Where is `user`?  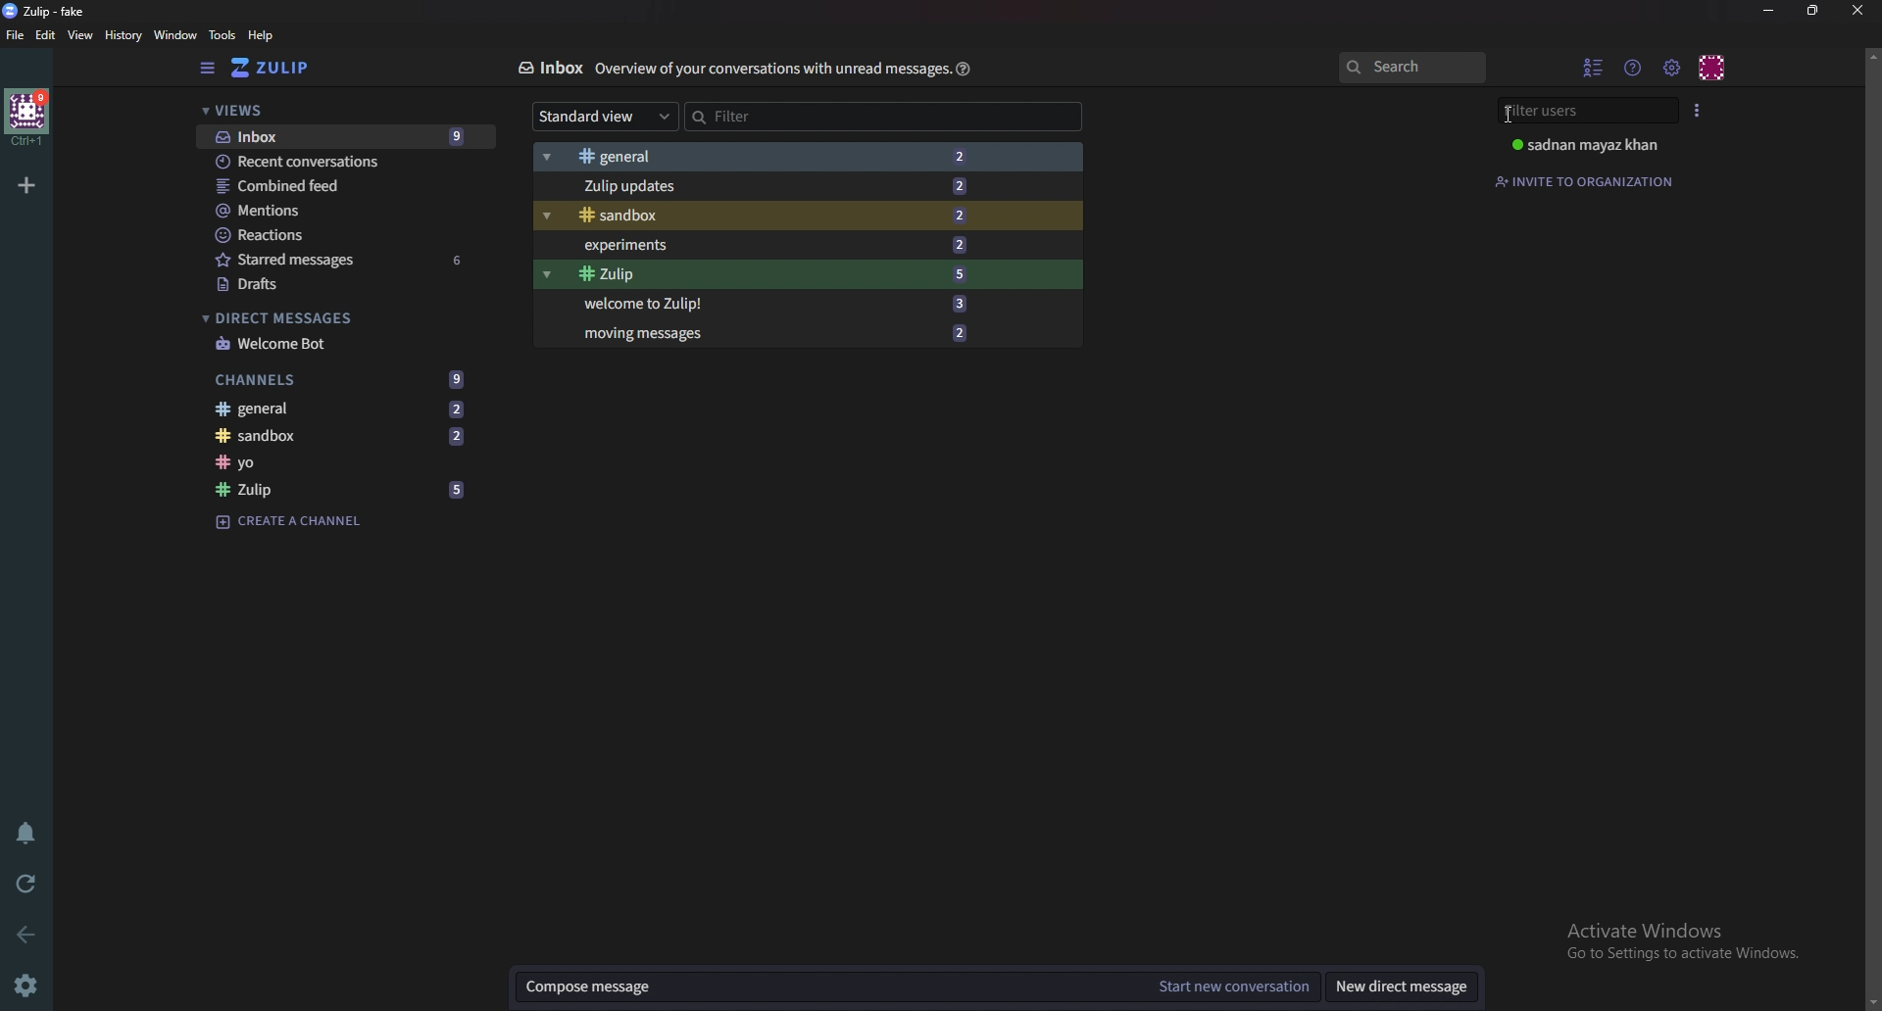 user is located at coordinates (1592, 147).